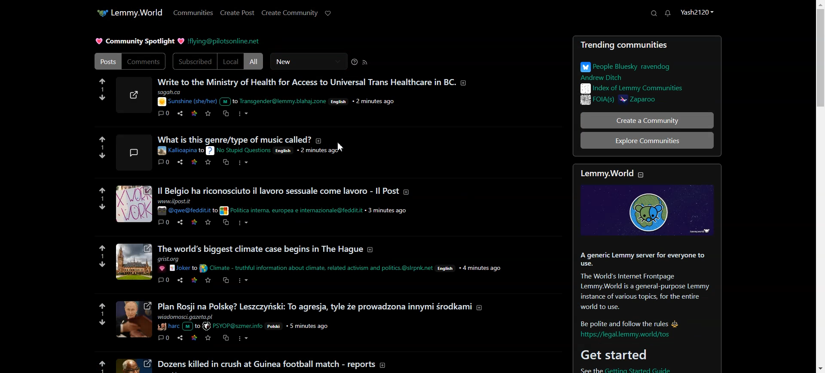 The width and height of the screenshot is (825, 373). I want to click on about, so click(409, 193).